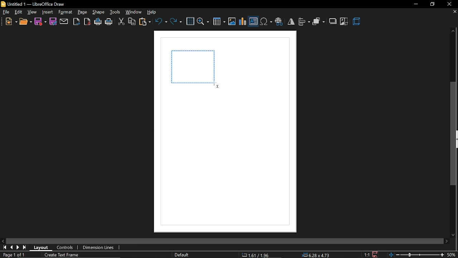 The width and height of the screenshot is (458, 258). What do you see at coordinates (132, 22) in the screenshot?
I see `copy` at bounding box center [132, 22].